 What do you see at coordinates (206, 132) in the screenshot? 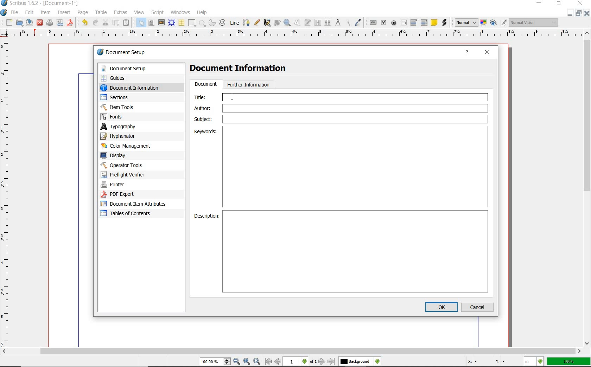
I see `Keywords` at bounding box center [206, 132].